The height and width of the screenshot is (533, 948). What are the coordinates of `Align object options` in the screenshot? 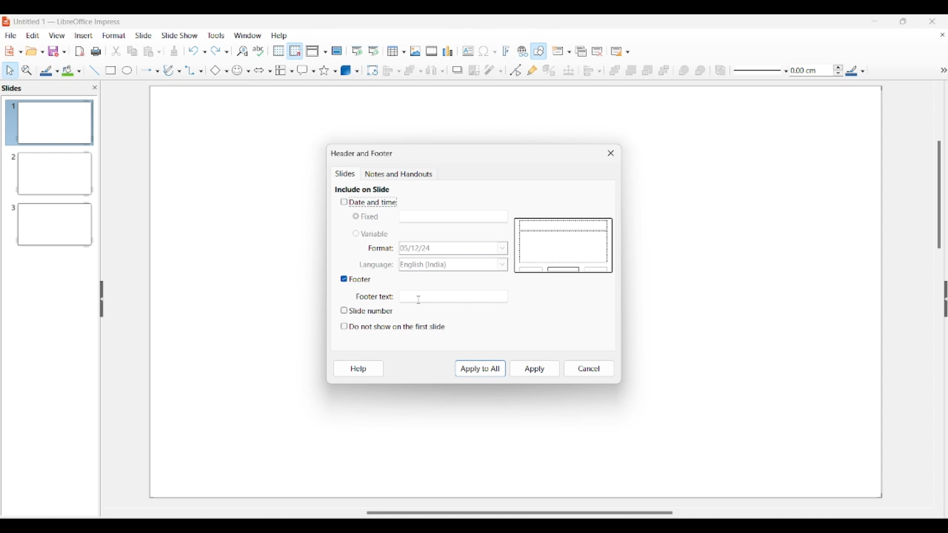 It's located at (392, 71).